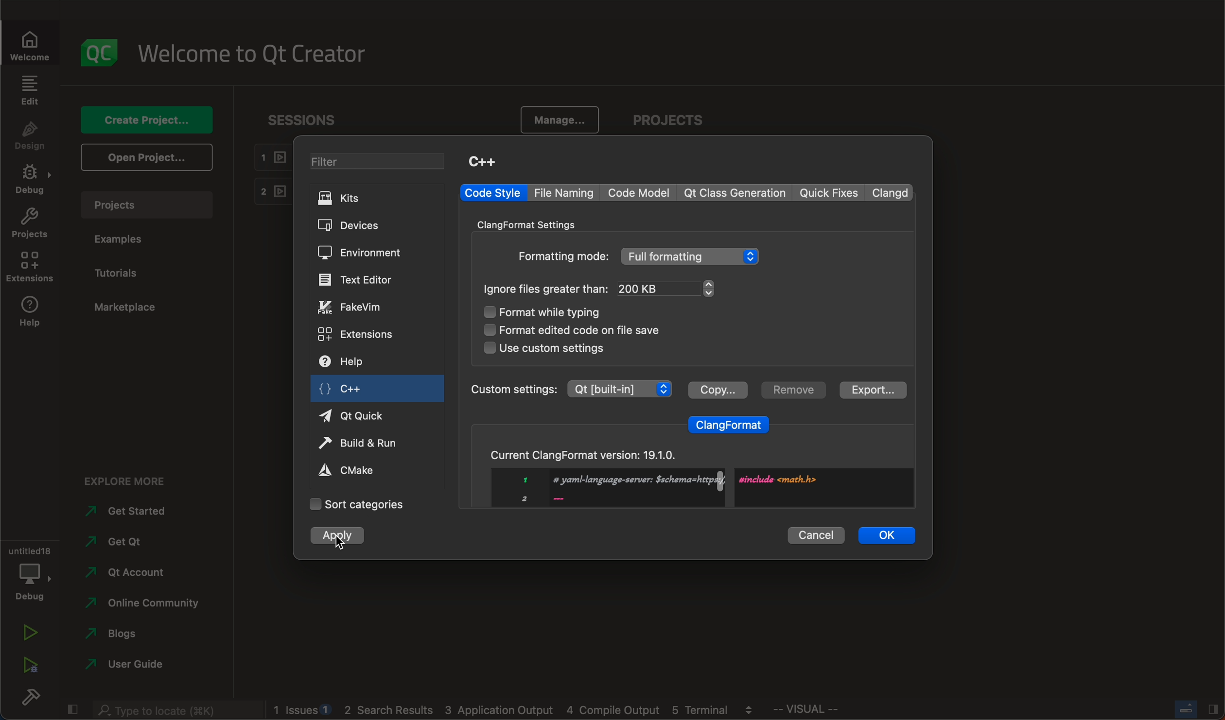  What do you see at coordinates (354, 363) in the screenshot?
I see `help` at bounding box center [354, 363].